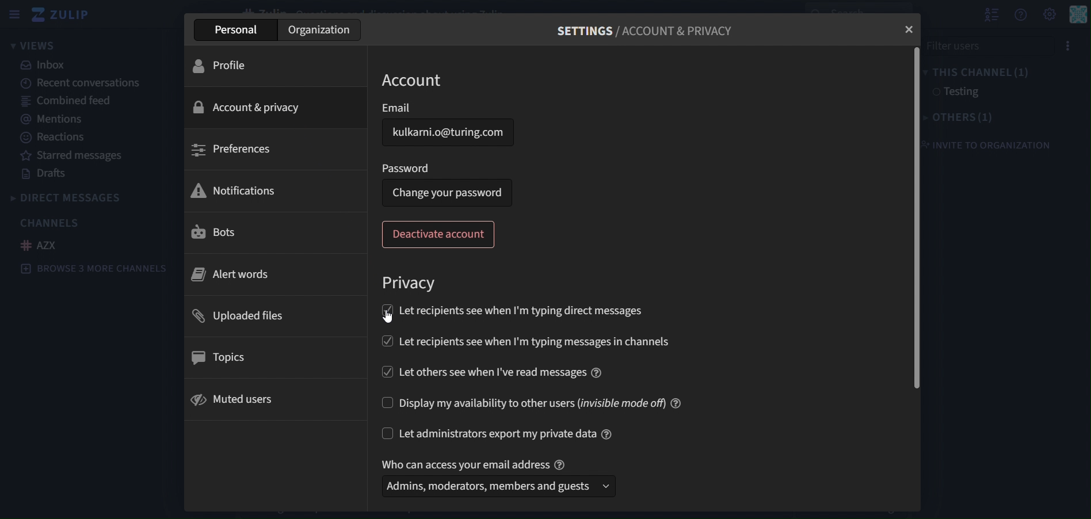 The height and width of the screenshot is (519, 1091). I want to click on account, so click(413, 81).